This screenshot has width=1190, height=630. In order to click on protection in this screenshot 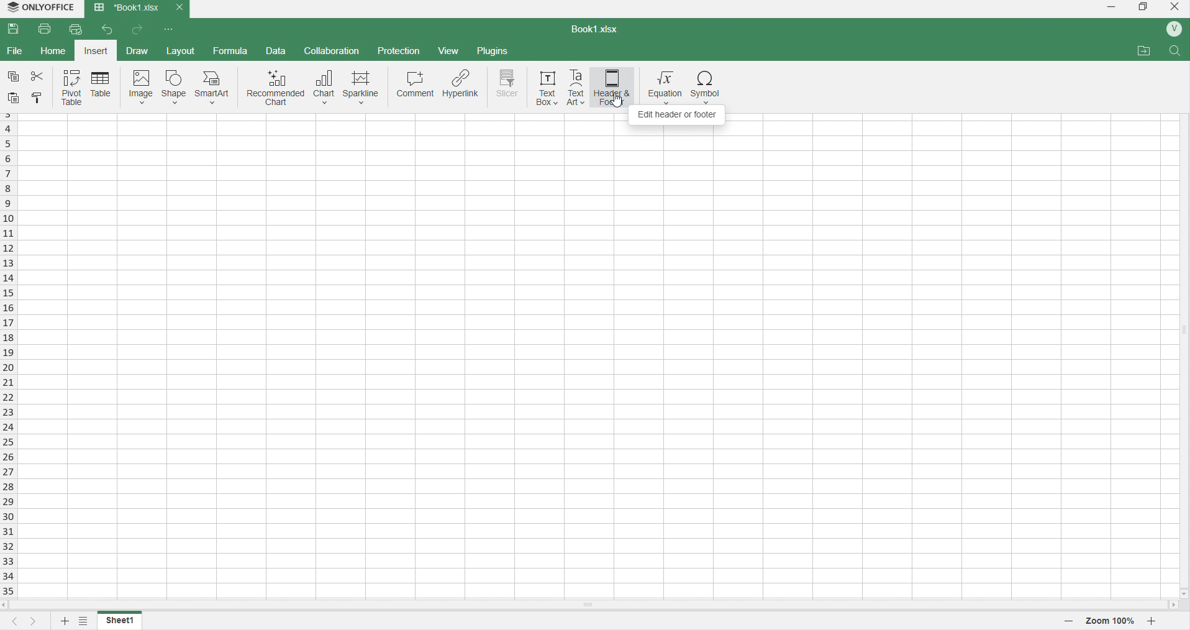, I will do `click(396, 50)`.